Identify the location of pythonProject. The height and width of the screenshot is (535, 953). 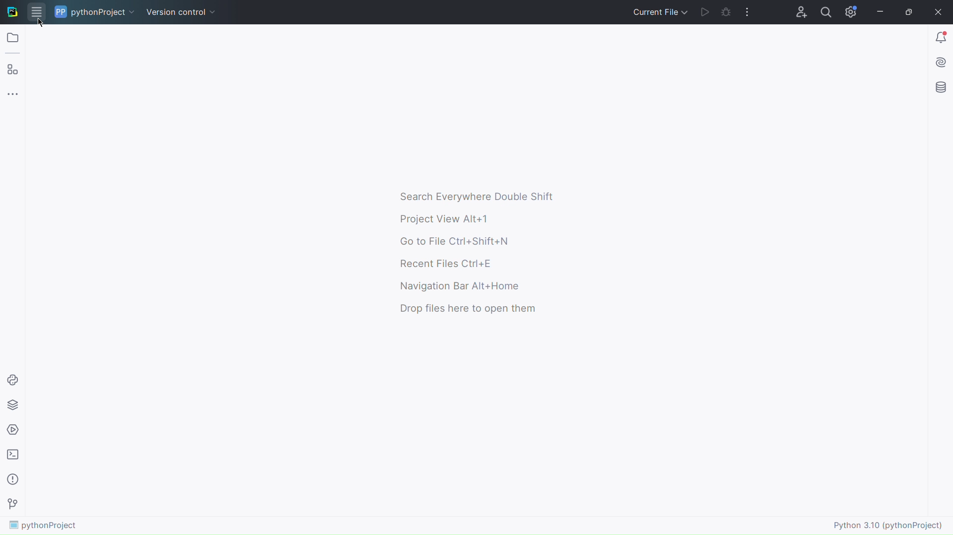
(41, 526).